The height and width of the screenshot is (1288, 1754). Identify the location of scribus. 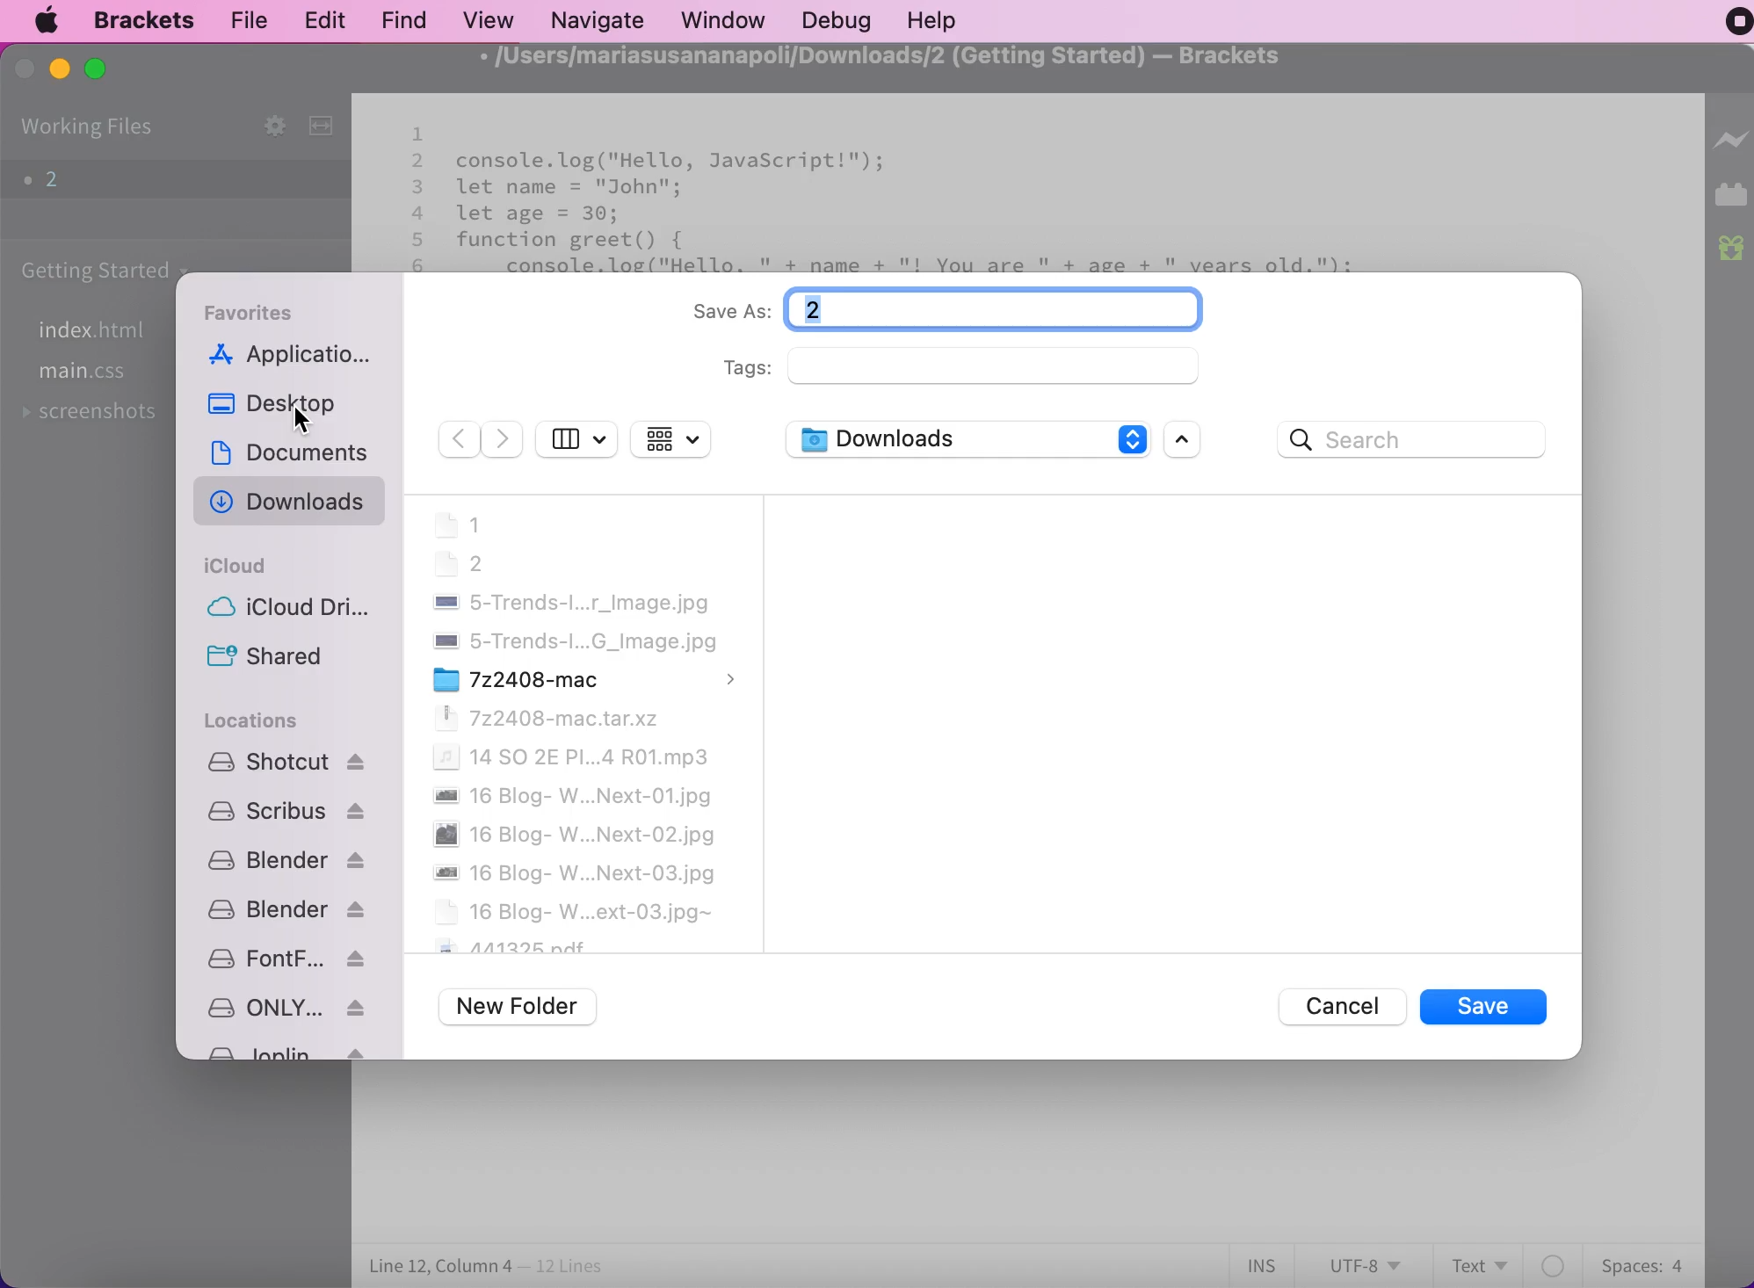
(286, 809).